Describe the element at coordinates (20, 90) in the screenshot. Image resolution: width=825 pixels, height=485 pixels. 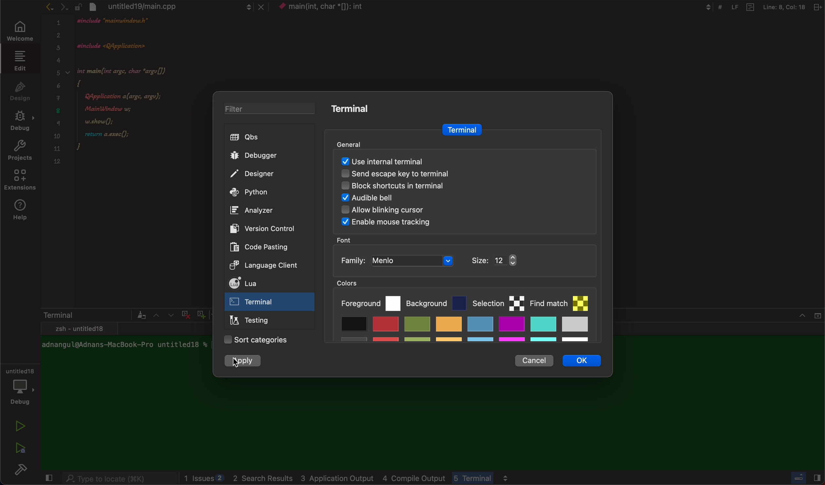
I see `design` at that location.